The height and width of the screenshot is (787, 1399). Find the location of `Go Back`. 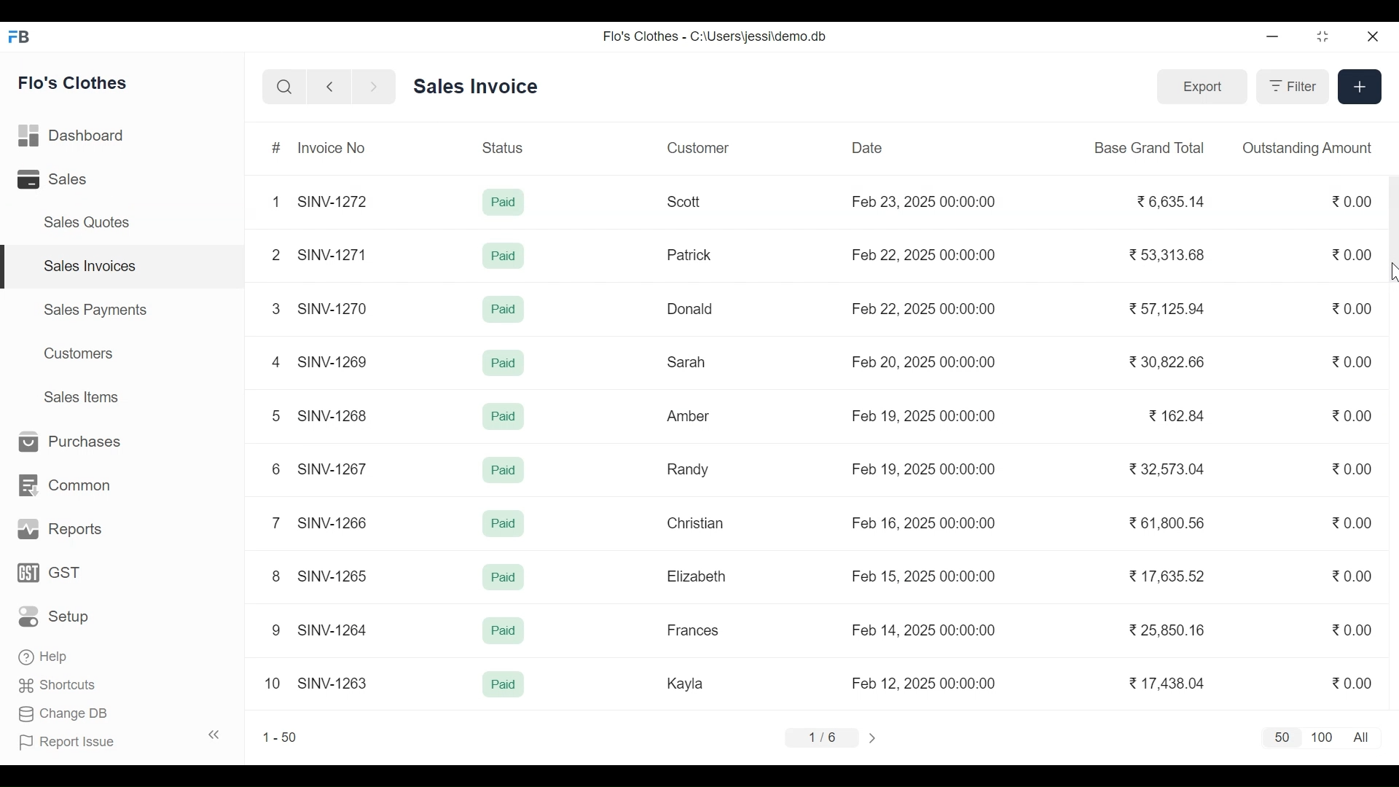

Go Back is located at coordinates (329, 87).